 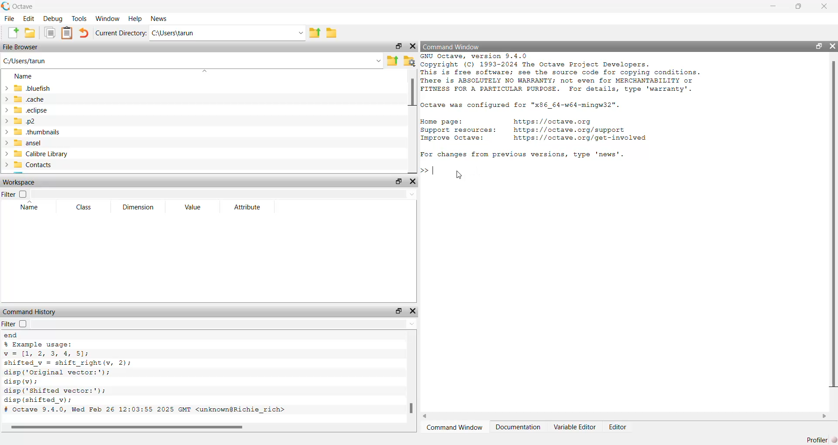 I want to click on scrollbar, so click(x=831, y=226).